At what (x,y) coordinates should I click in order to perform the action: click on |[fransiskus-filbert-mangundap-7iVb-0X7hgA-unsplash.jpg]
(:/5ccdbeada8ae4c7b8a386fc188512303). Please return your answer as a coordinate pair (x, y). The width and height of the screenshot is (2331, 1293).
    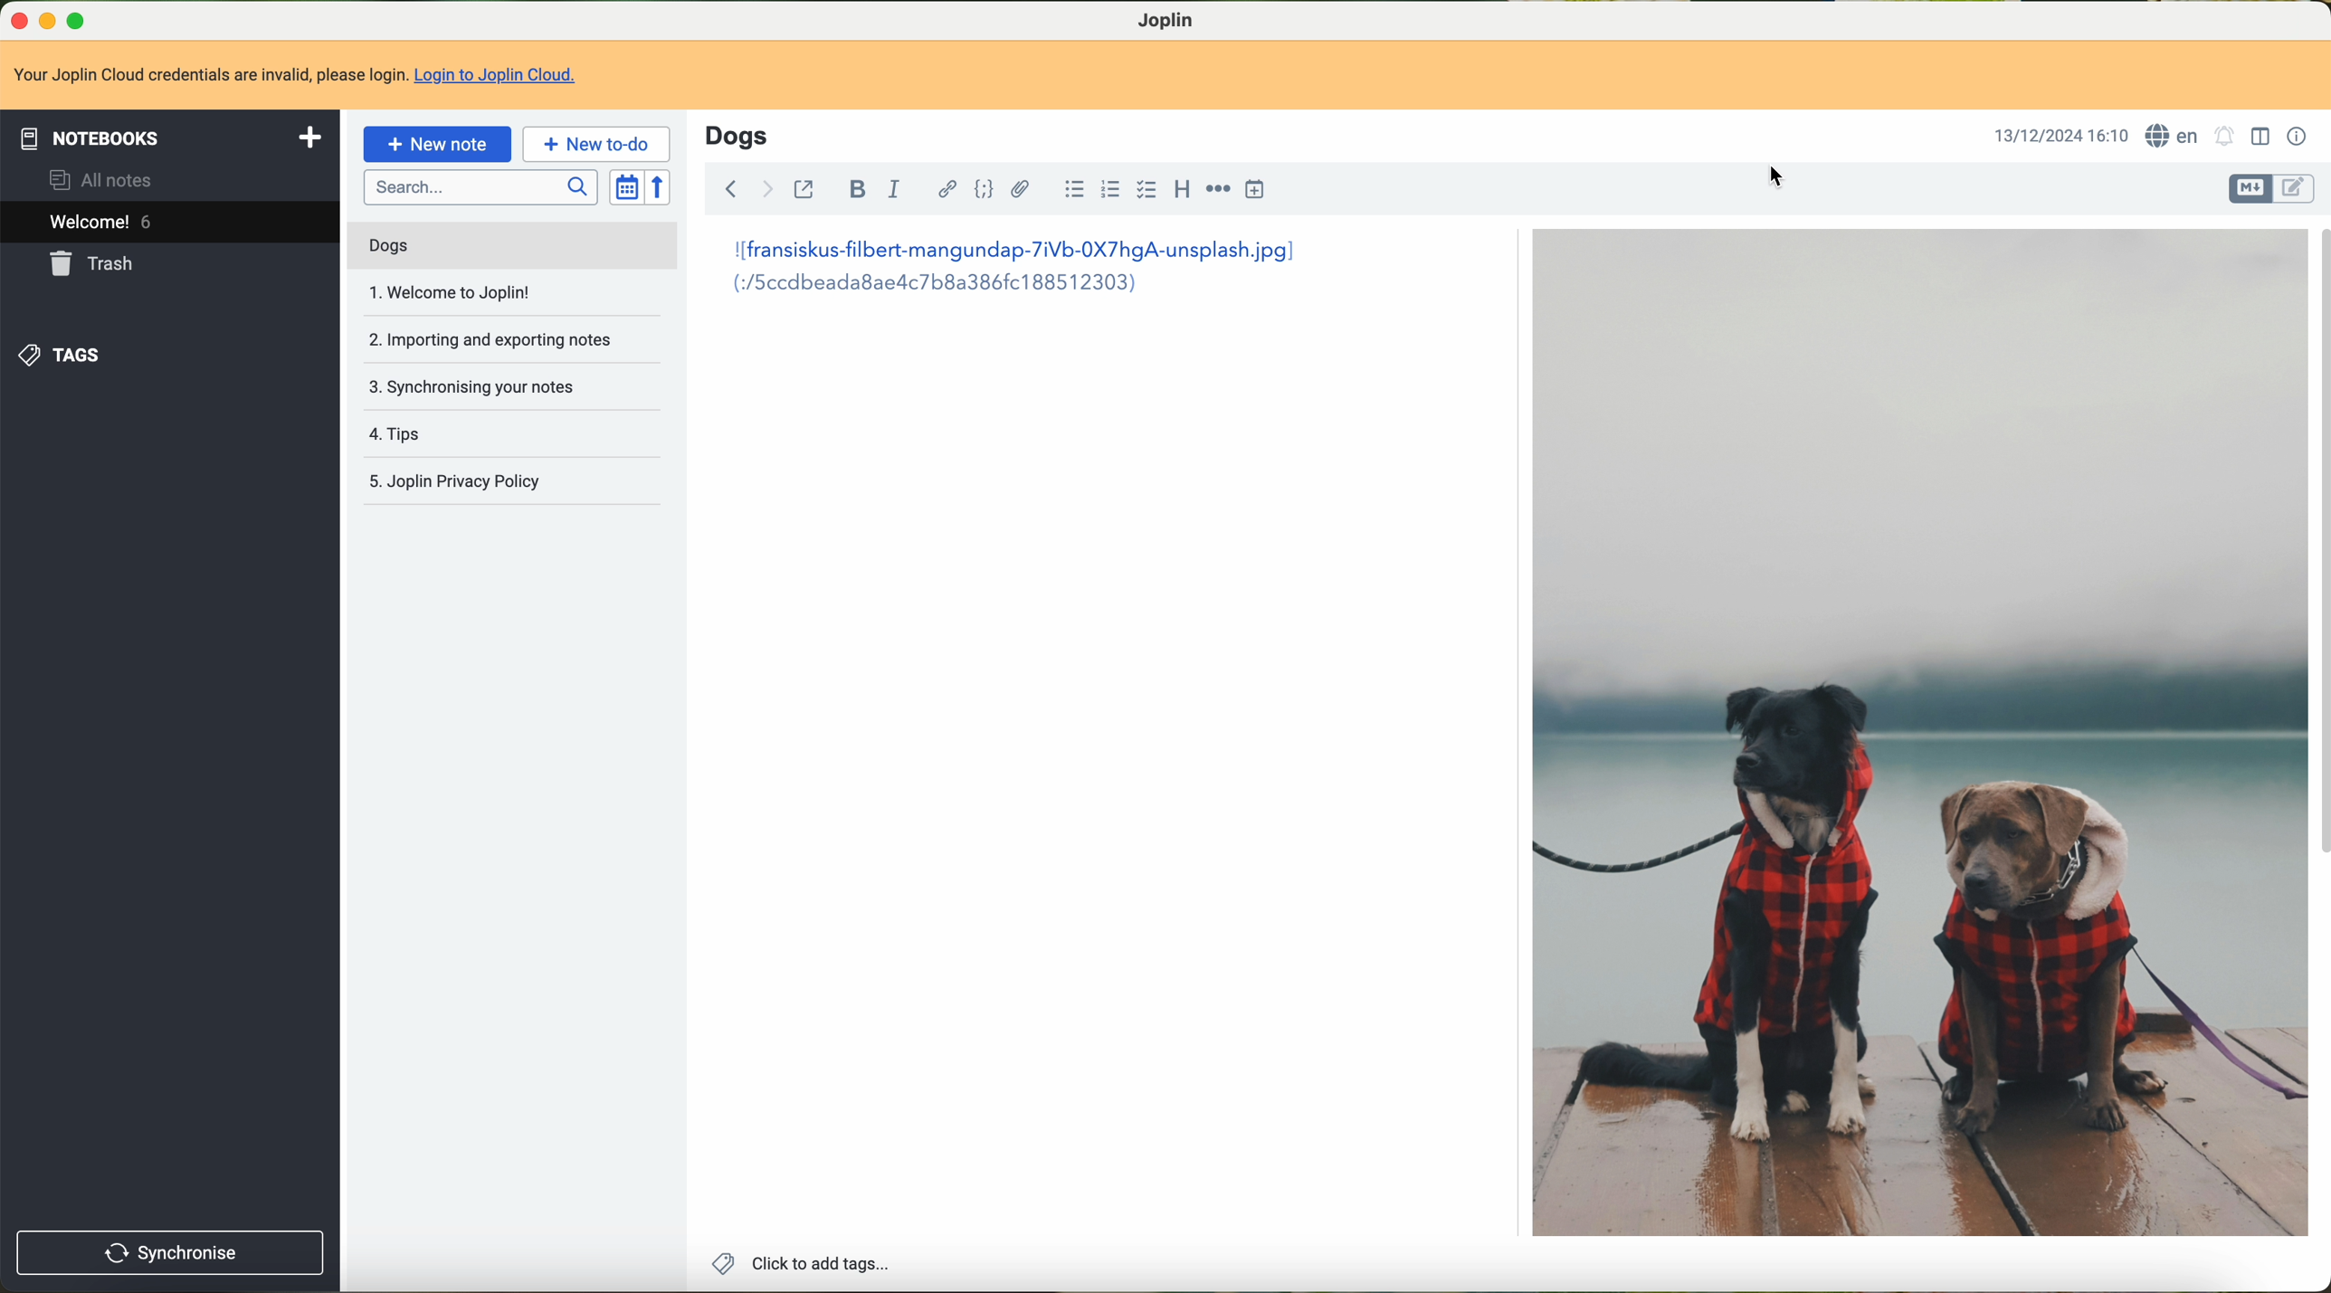
    Looking at the image, I should click on (998, 275).